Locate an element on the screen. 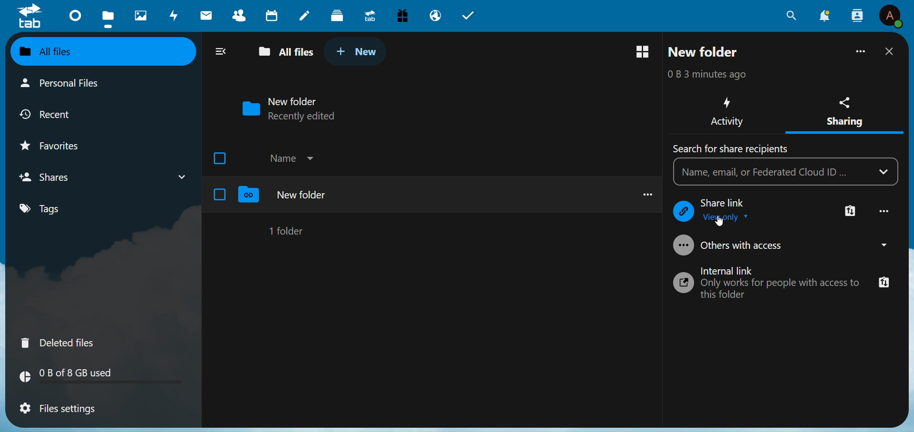  More Option is located at coordinates (885, 211).